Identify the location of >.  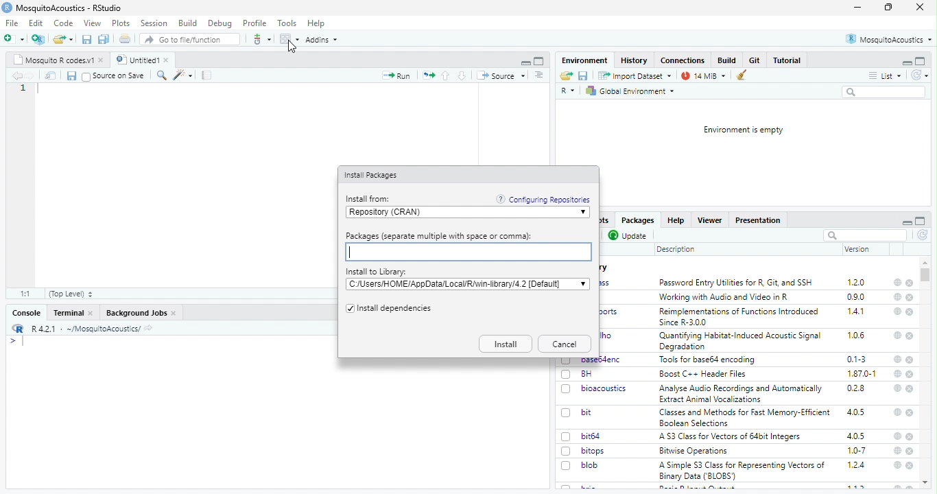
(12, 341).